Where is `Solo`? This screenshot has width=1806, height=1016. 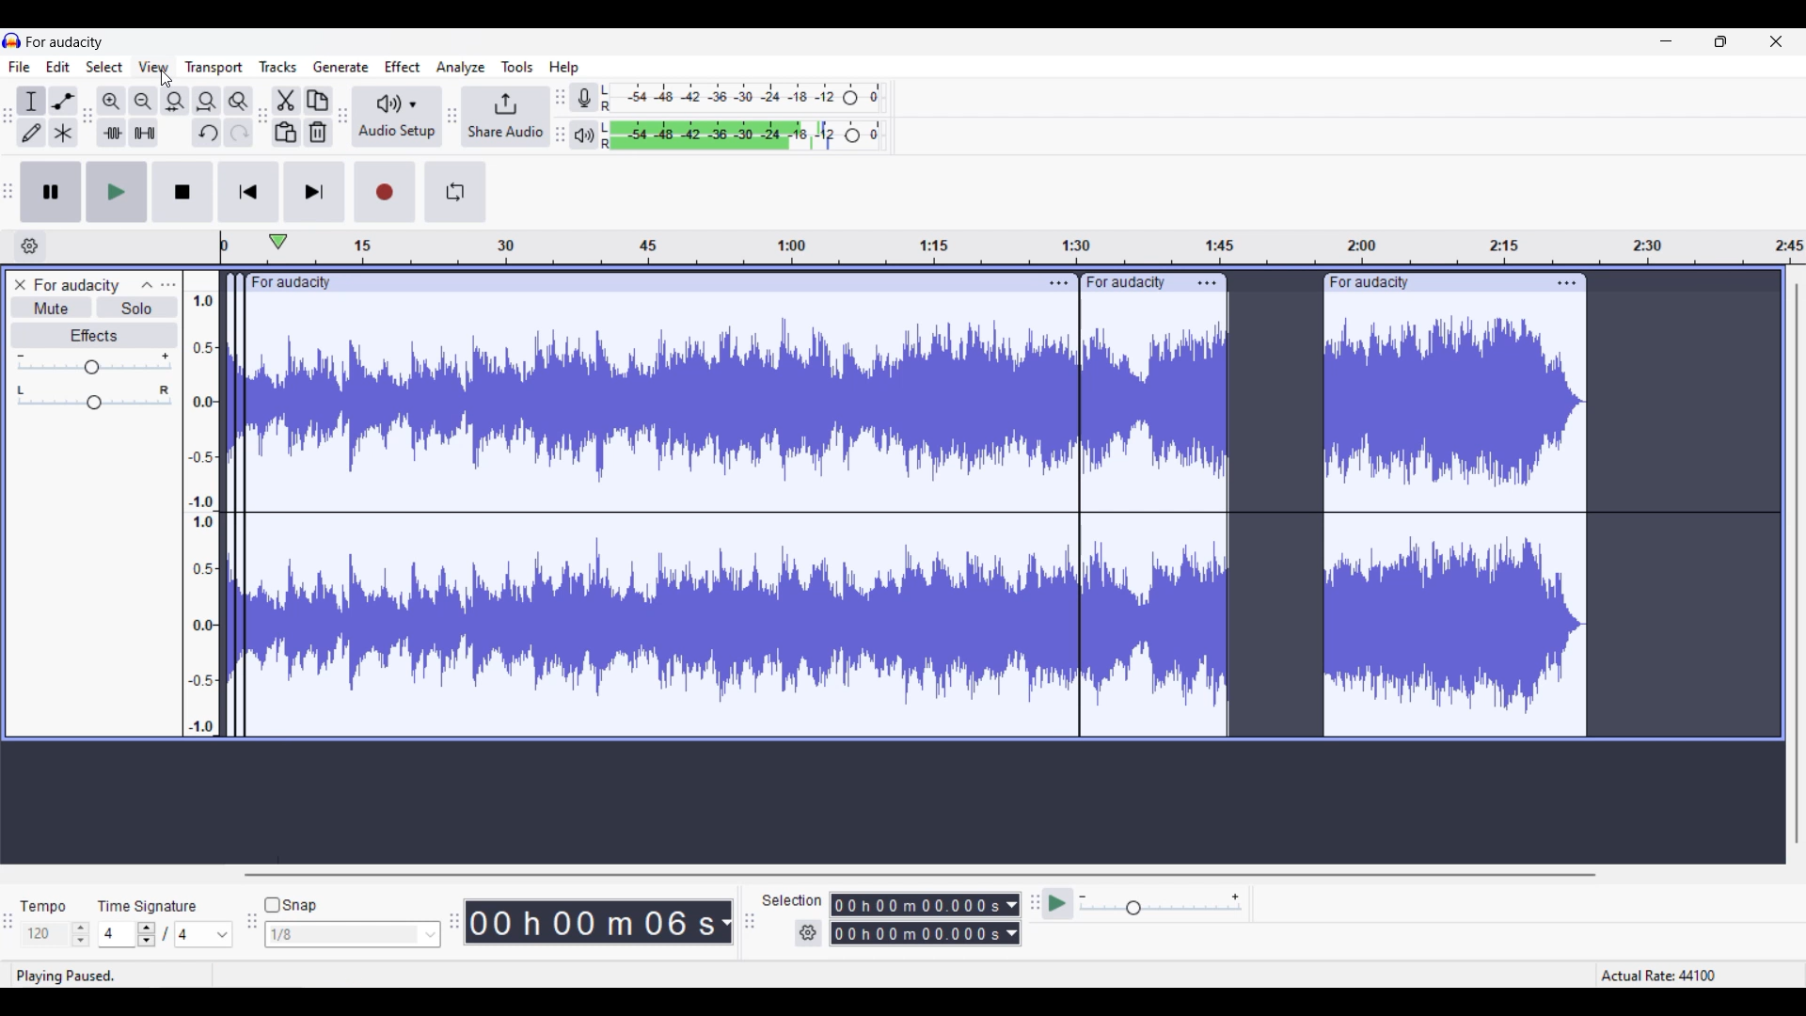
Solo is located at coordinates (137, 307).